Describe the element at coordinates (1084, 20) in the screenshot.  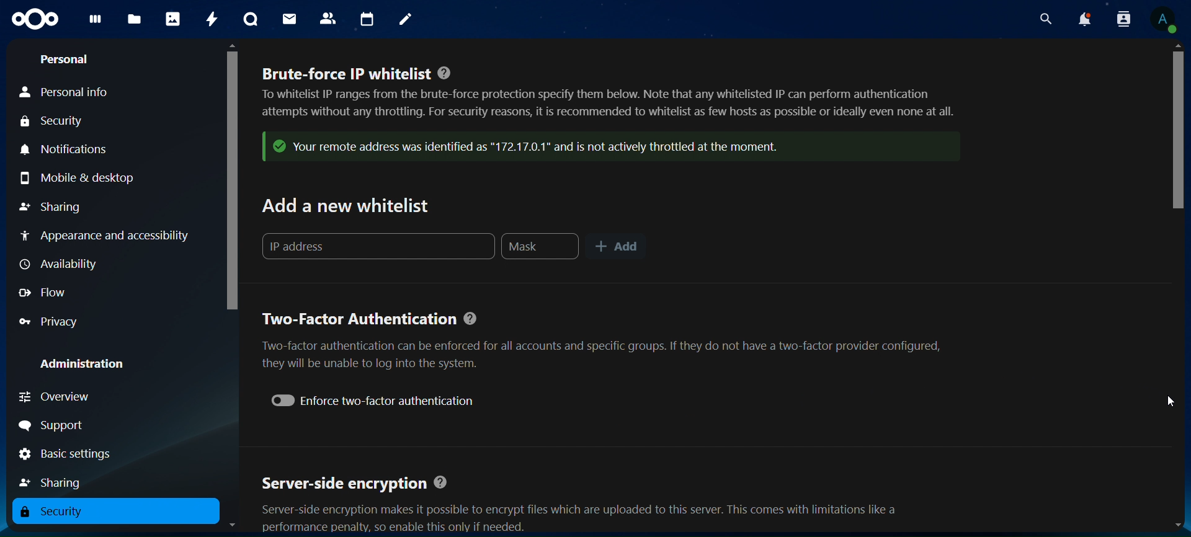
I see `notification` at that location.